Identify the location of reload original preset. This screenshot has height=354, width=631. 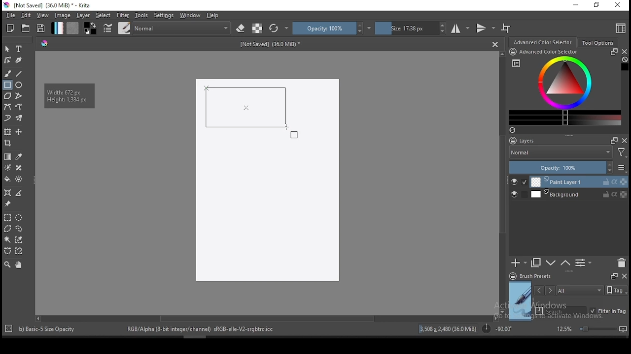
(279, 28).